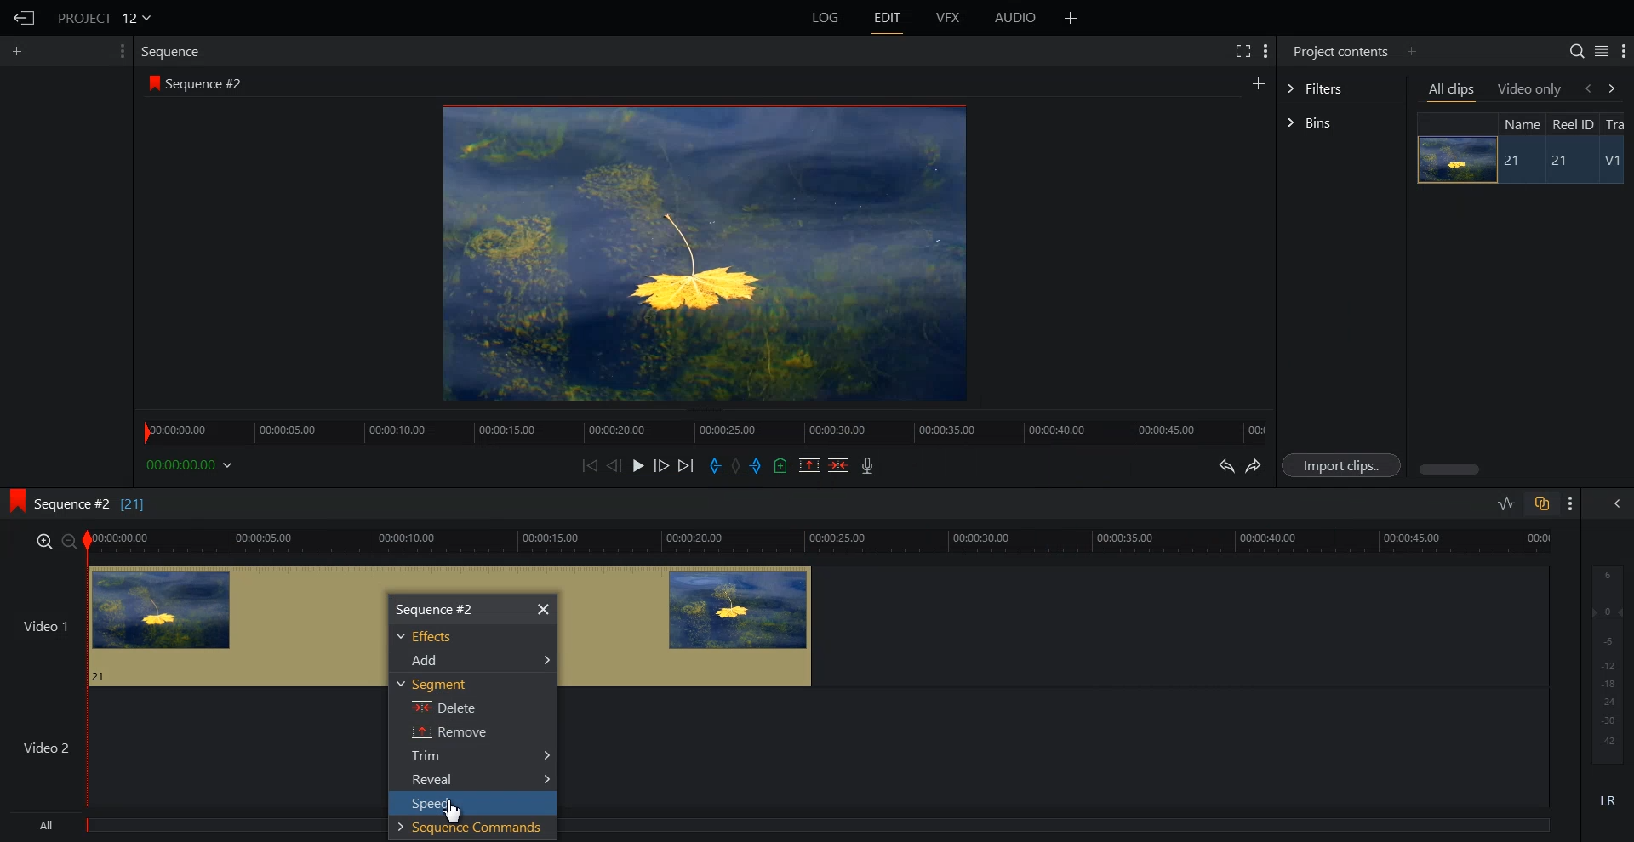 This screenshot has height=842, width=1634. Describe the element at coordinates (781, 465) in the screenshot. I see `Add an Cue in current position` at that location.